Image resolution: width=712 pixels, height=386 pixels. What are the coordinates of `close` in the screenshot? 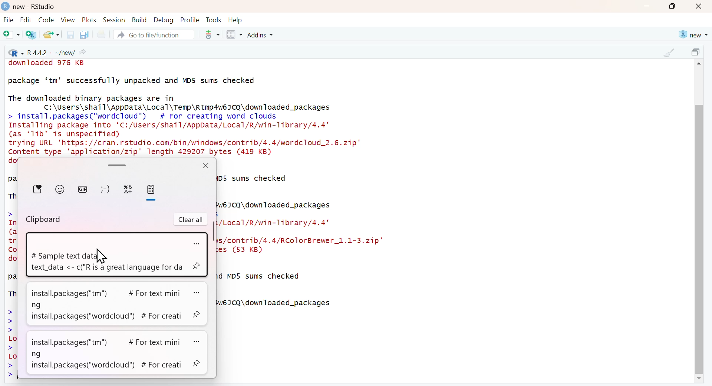 It's located at (206, 164).